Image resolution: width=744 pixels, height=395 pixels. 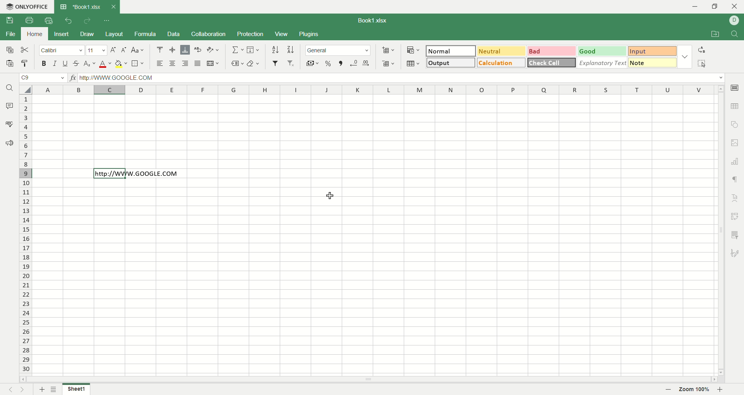 I want to click on subscript, so click(x=89, y=64).